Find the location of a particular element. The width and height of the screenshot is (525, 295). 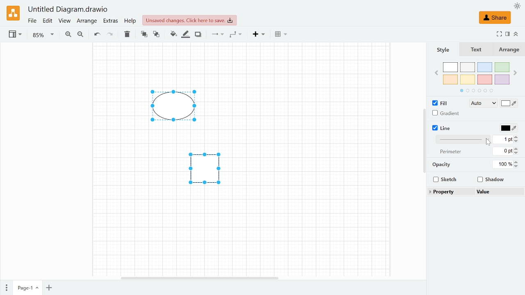

Vertical scrollbar is located at coordinates (424, 141).